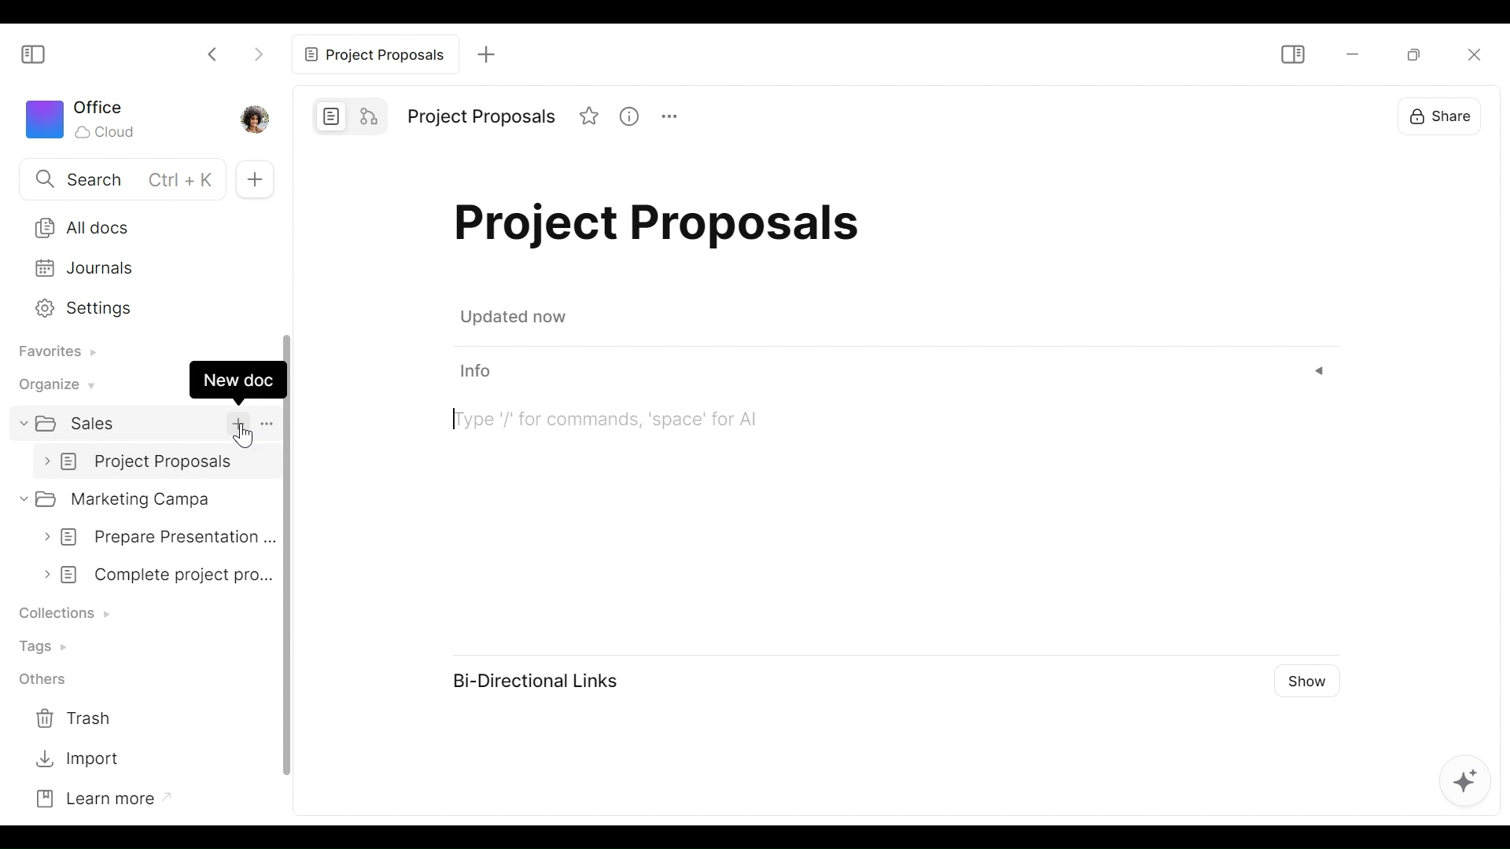 This screenshot has height=849, width=1510. I want to click on add, so click(239, 423).